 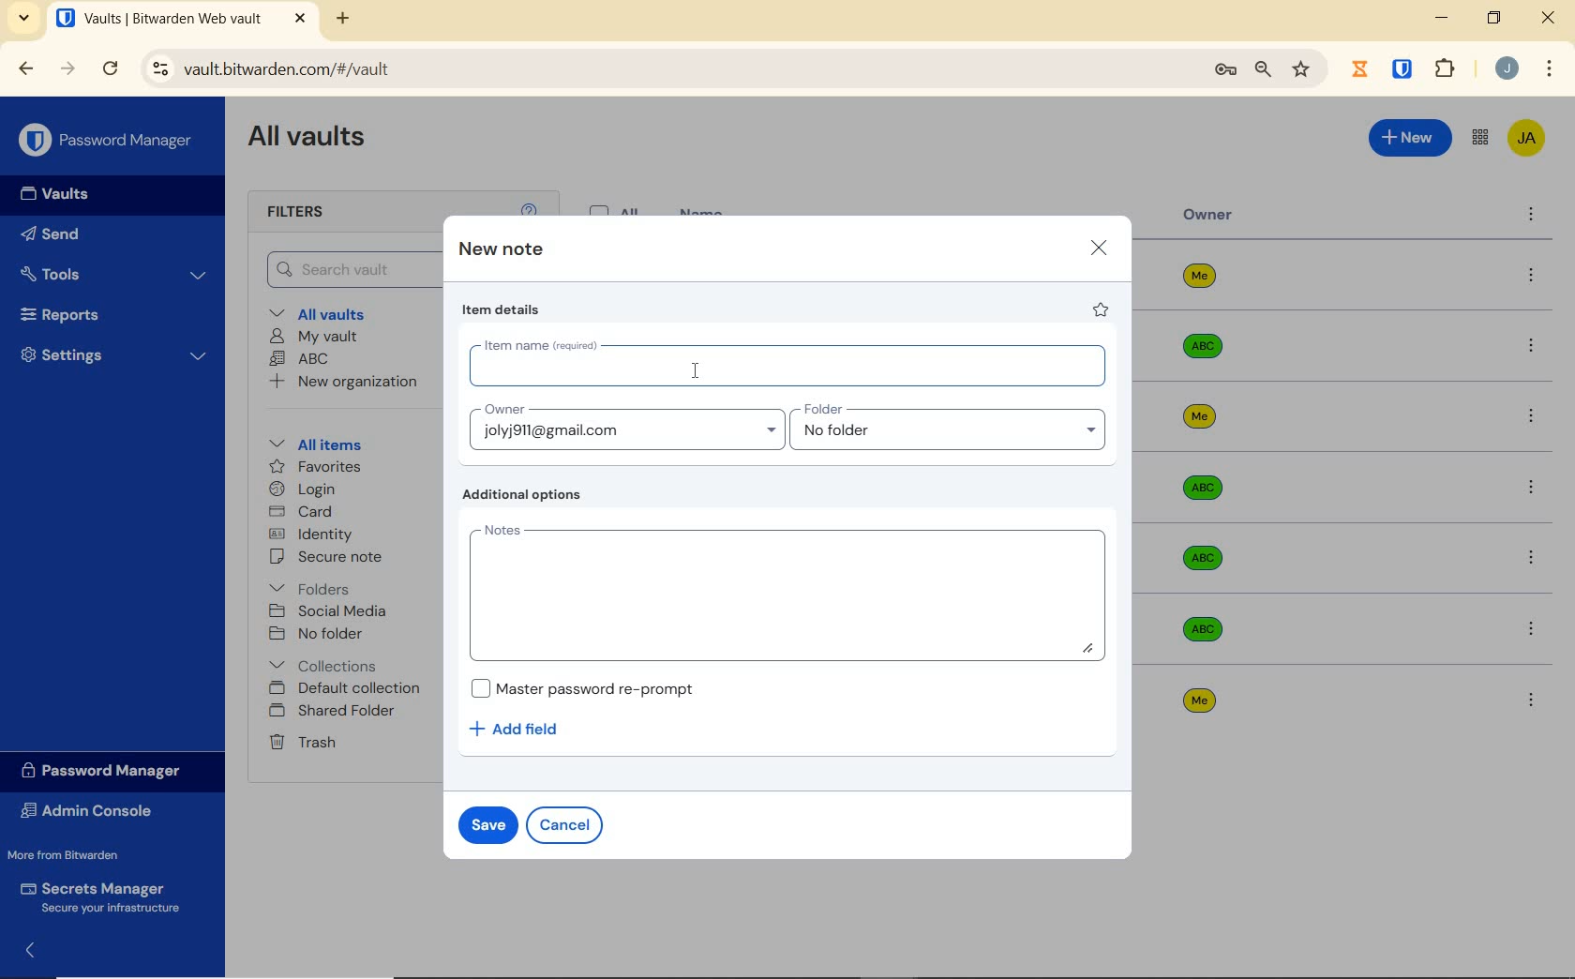 What do you see at coordinates (315, 143) in the screenshot?
I see `All Vaults` at bounding box center [315, 143].